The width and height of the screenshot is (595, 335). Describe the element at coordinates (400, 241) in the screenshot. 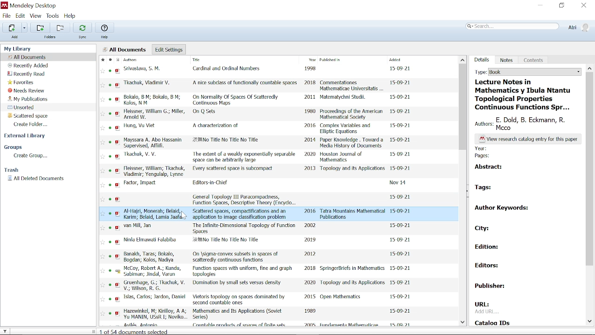

I see `date` at that location.